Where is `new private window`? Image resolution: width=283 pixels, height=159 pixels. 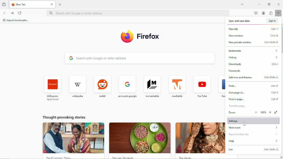
new private window is located at coordinates (253, 42).